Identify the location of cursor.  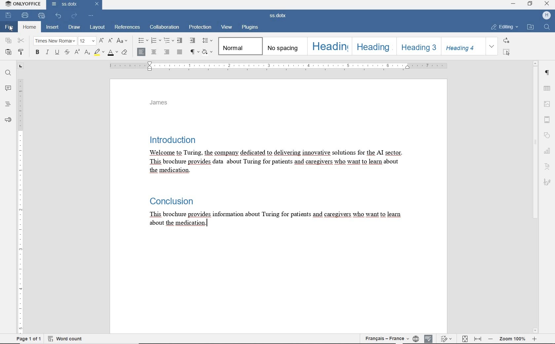
(11, 29).